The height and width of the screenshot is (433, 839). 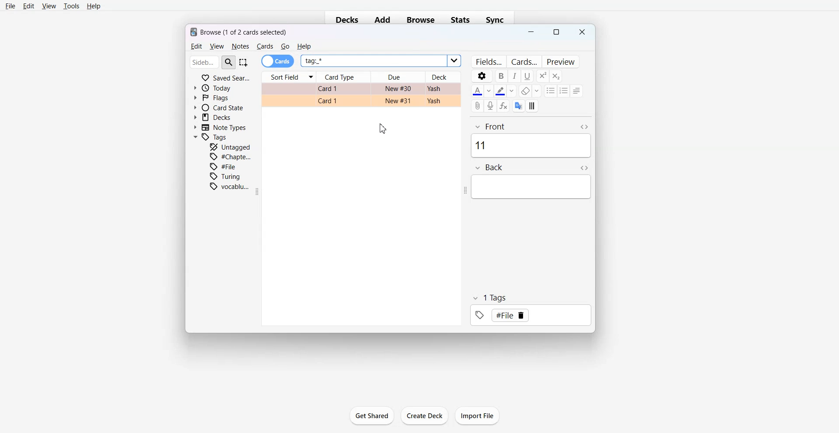 What do you see at coordinates (425, 416) in the screenshot?
I see `Create Deck` at bounding box center [425, 416].